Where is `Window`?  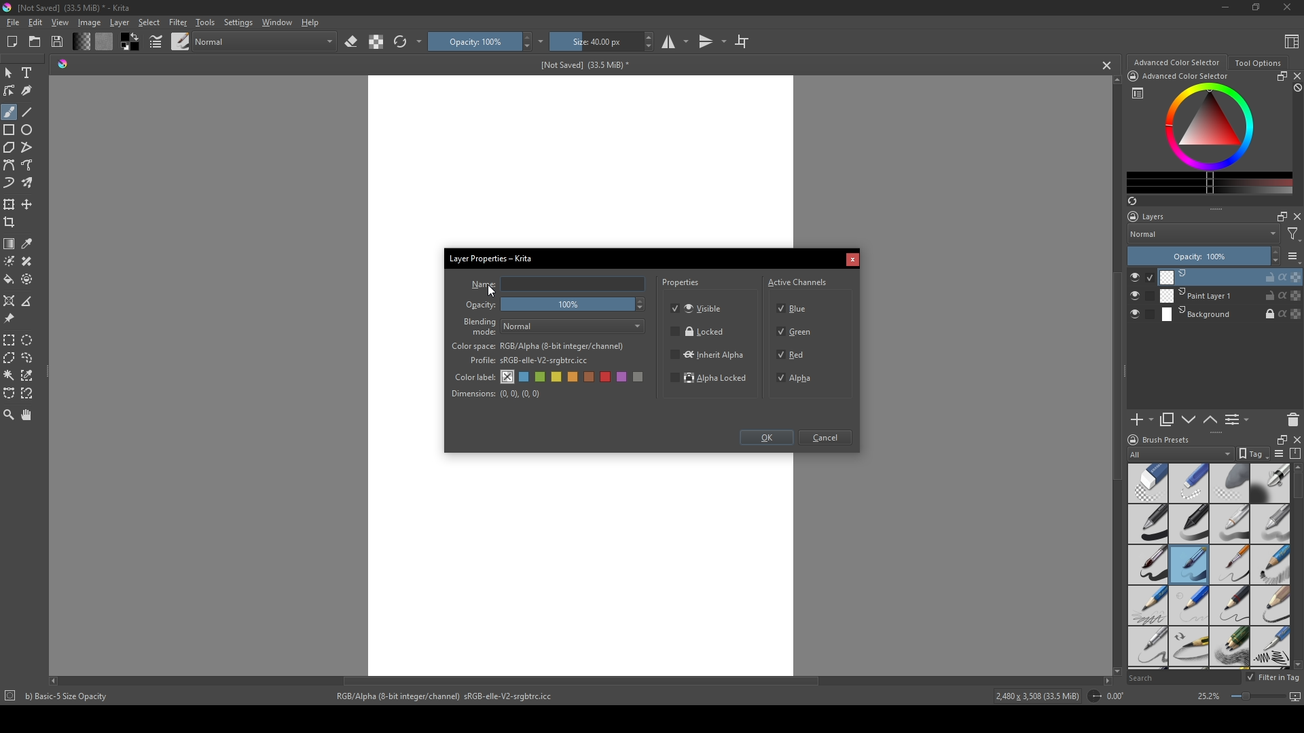
Window is located at coordinates (275, 22).